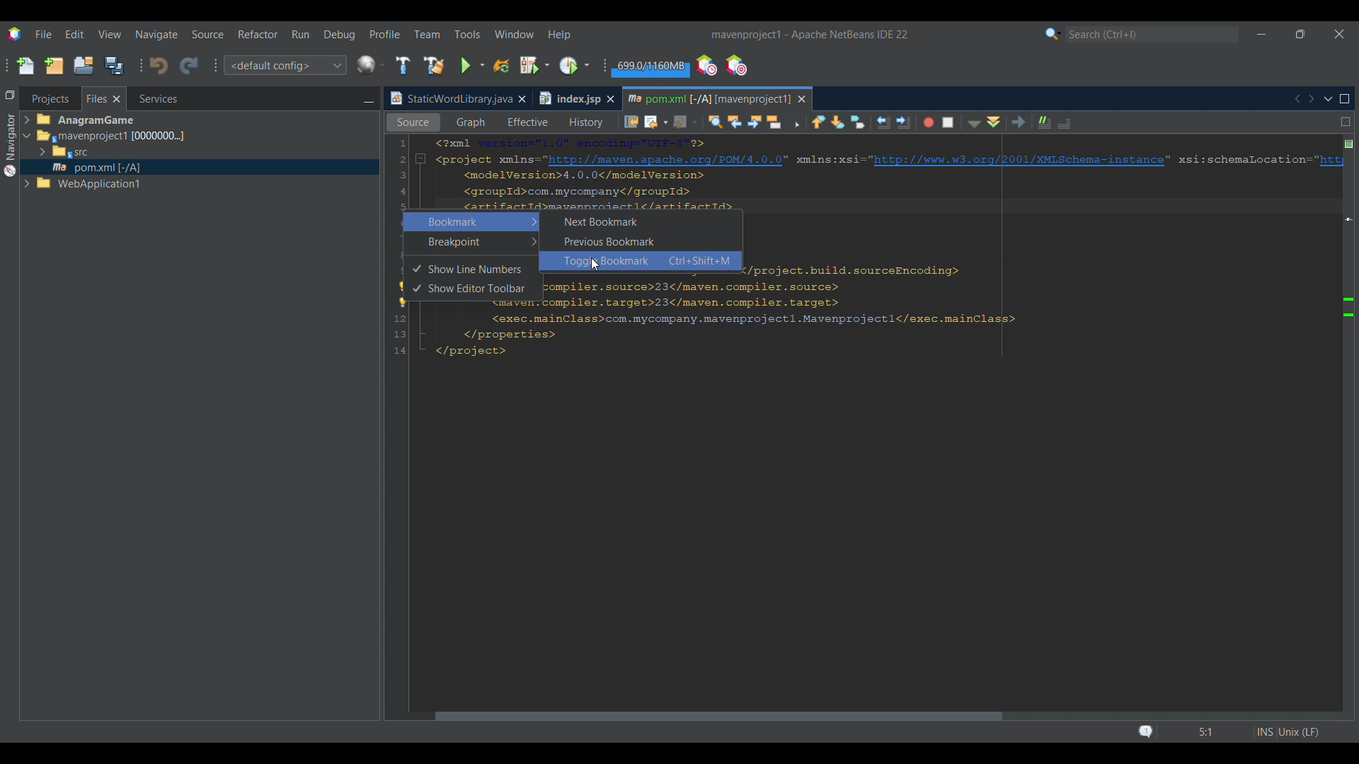 This screenshot has height=764, width=1359. I want to click on Shift line left, so click(881, 123).